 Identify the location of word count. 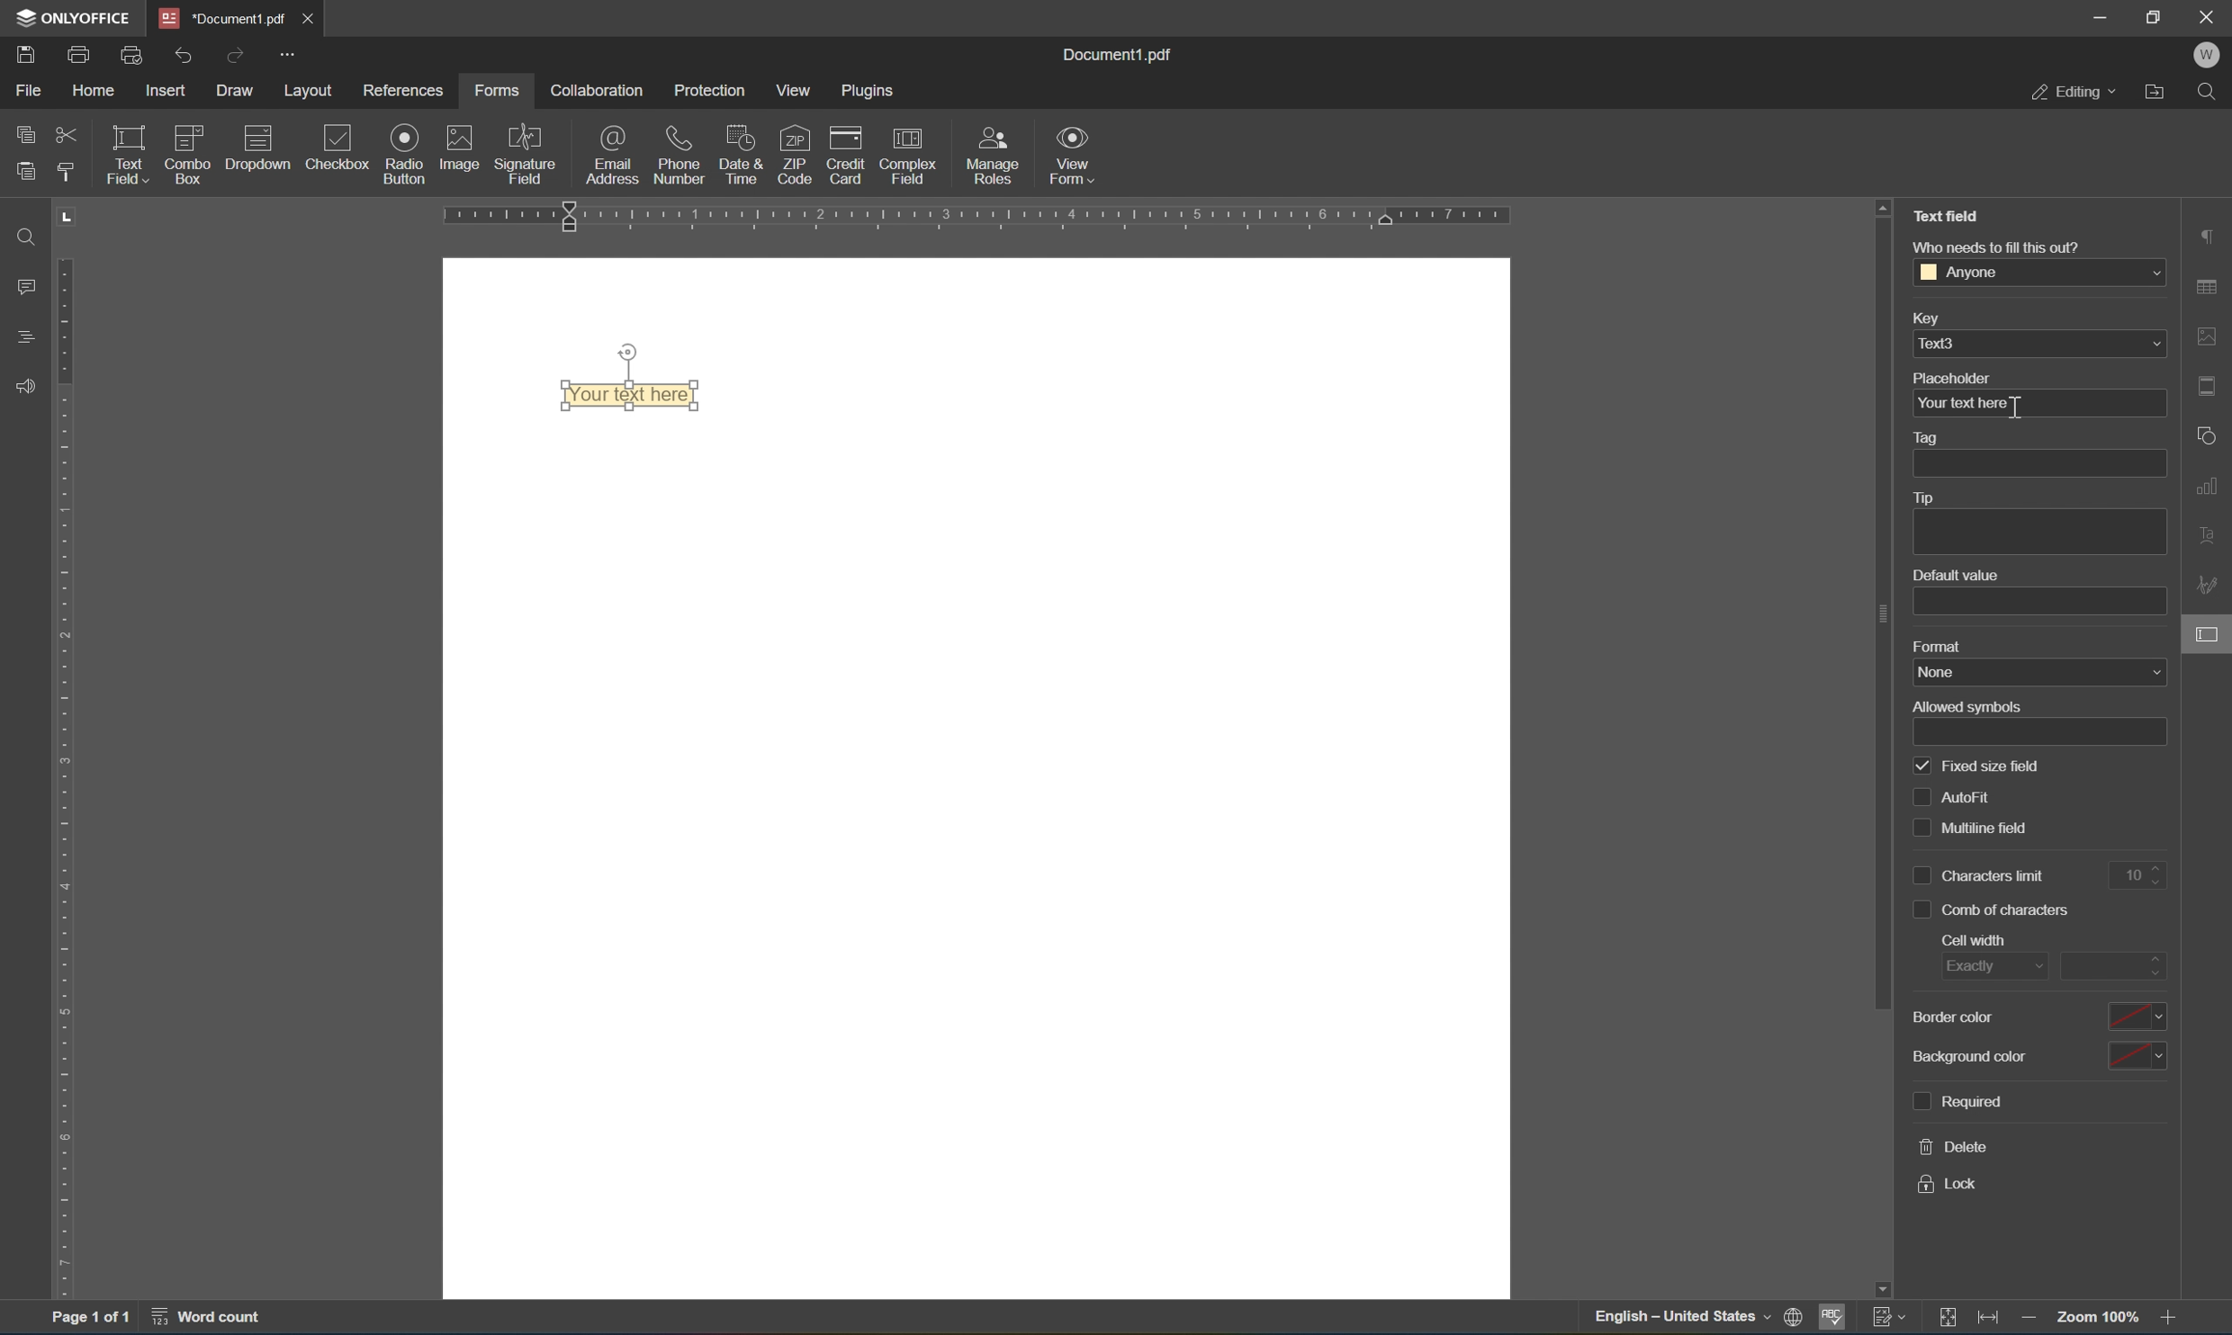
(212, 1320).